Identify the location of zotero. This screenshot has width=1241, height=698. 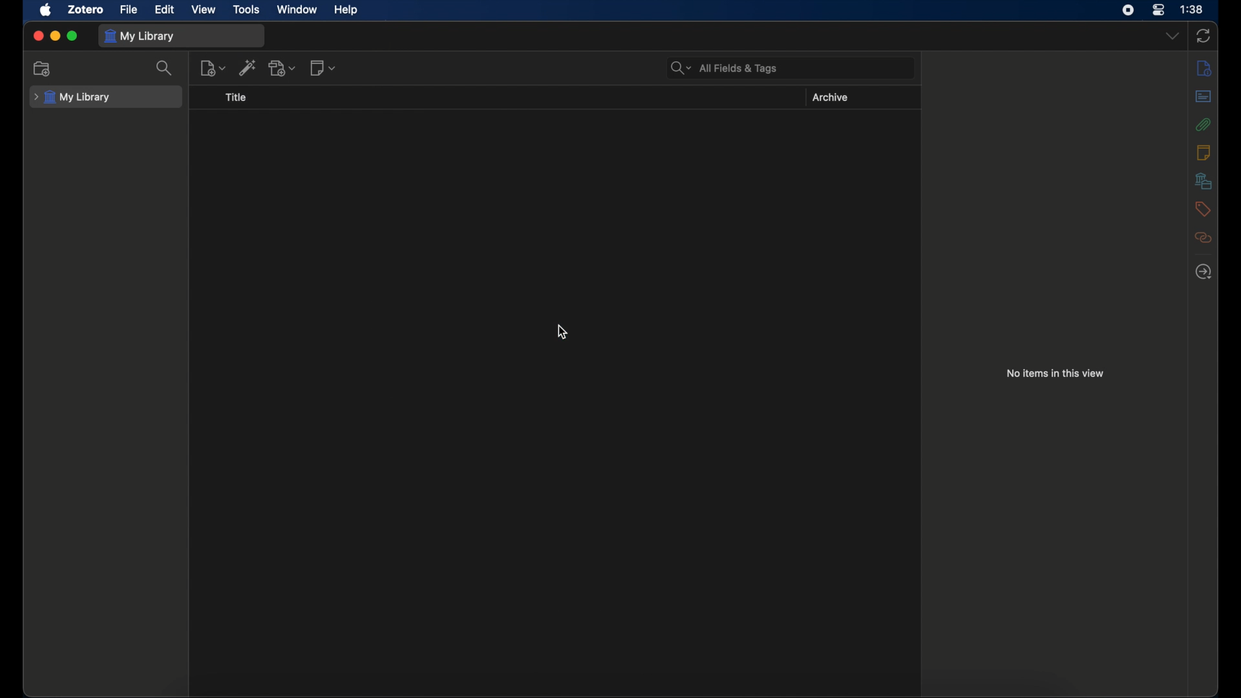
(86, 10).